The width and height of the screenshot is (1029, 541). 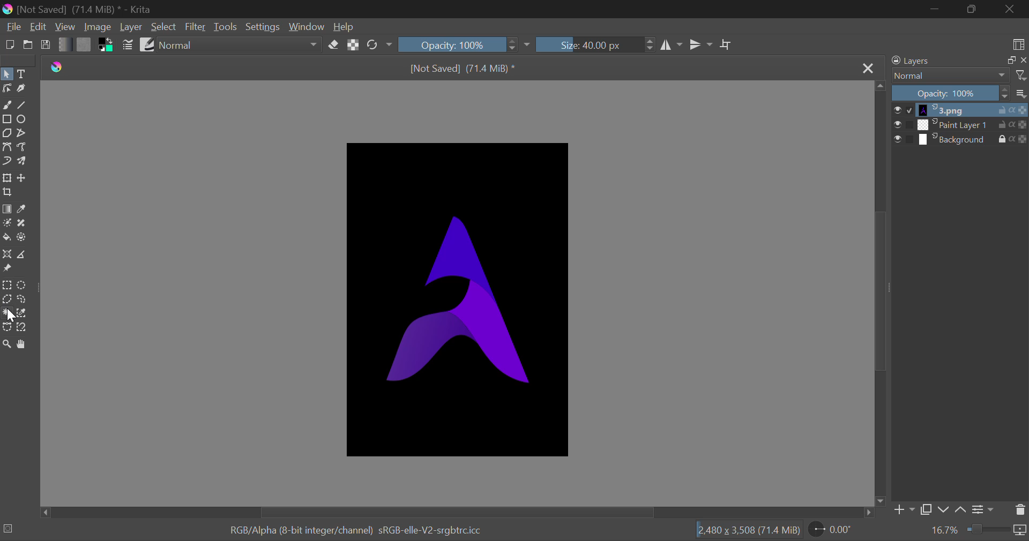 What do you see at coordinates (99, 28) in the screenshot?
I see `Image` at bounding box center [99, 28].